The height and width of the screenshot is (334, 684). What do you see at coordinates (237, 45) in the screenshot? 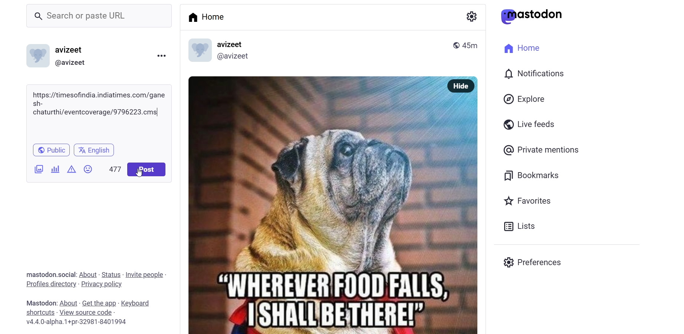
I see `avizeet` at bounding box center [237, 45].